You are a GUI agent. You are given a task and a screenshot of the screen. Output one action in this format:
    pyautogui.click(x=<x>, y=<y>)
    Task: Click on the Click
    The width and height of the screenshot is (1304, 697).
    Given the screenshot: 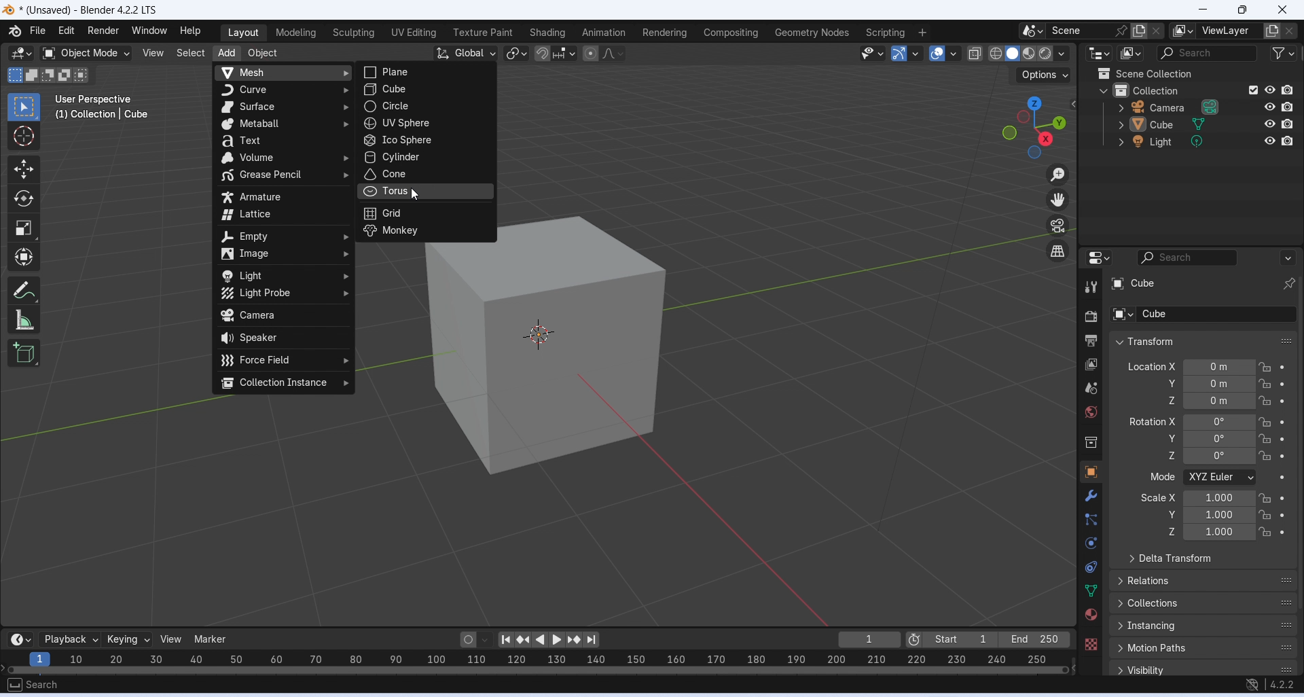 What is the action you would take?
    pyautogui.click(x=1035, y=127)
    